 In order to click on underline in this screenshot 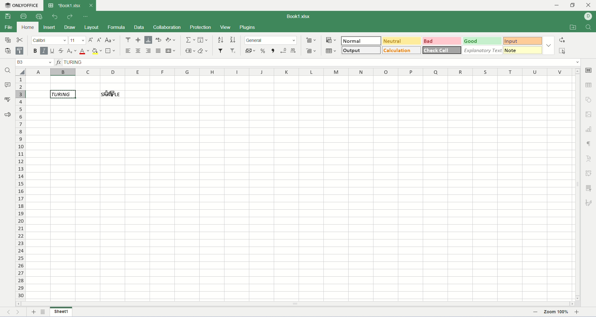, I will do `click(52, 51)`.